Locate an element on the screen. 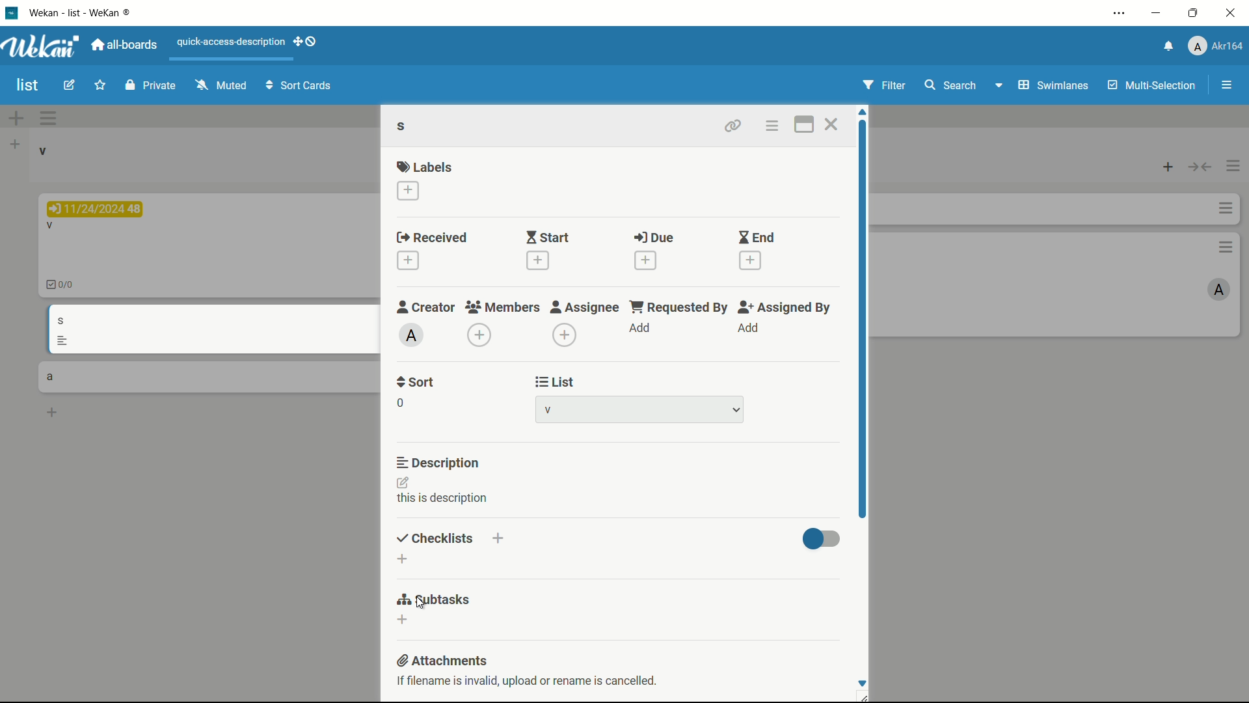  search is located at coordinates (952, 85).